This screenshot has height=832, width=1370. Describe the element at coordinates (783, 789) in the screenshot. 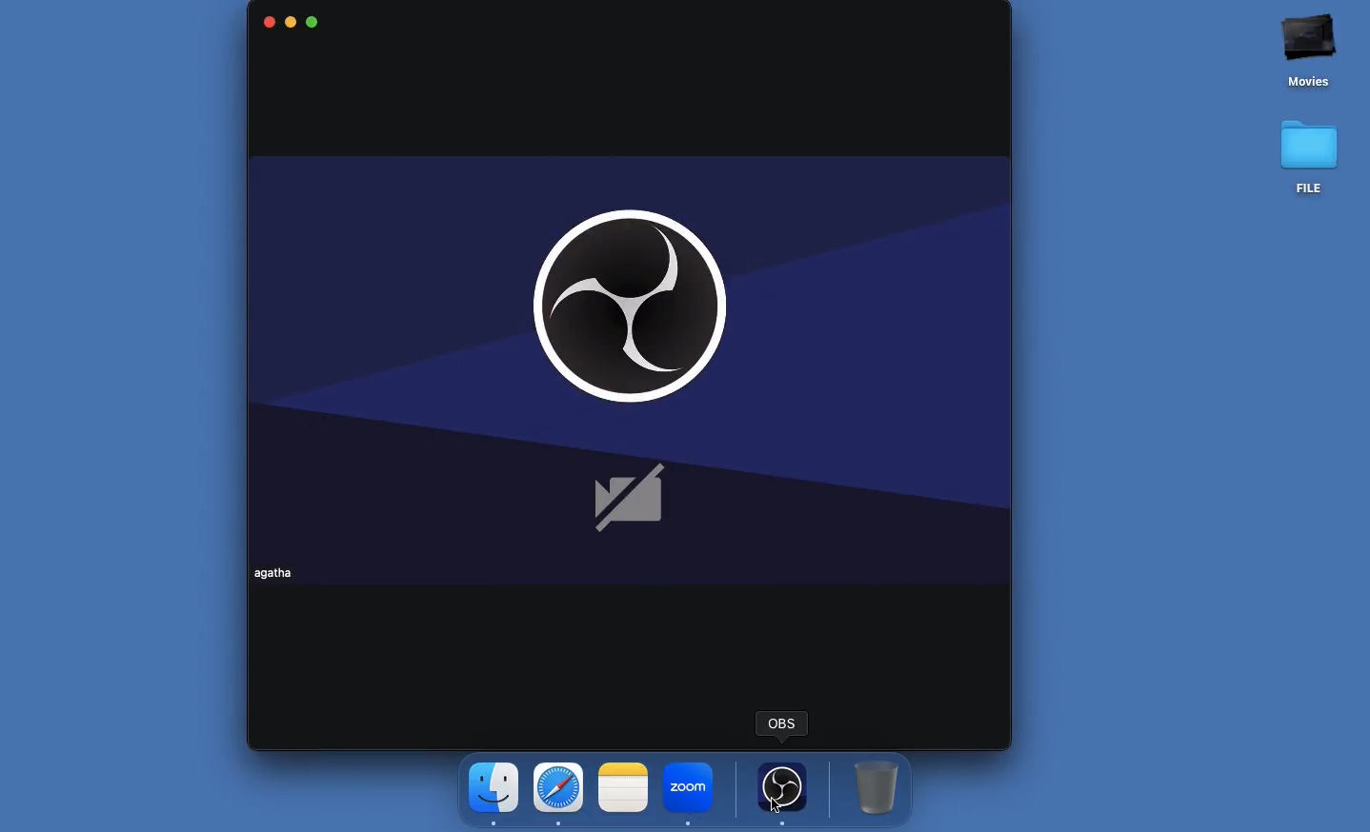

I see `OBS` at that location.